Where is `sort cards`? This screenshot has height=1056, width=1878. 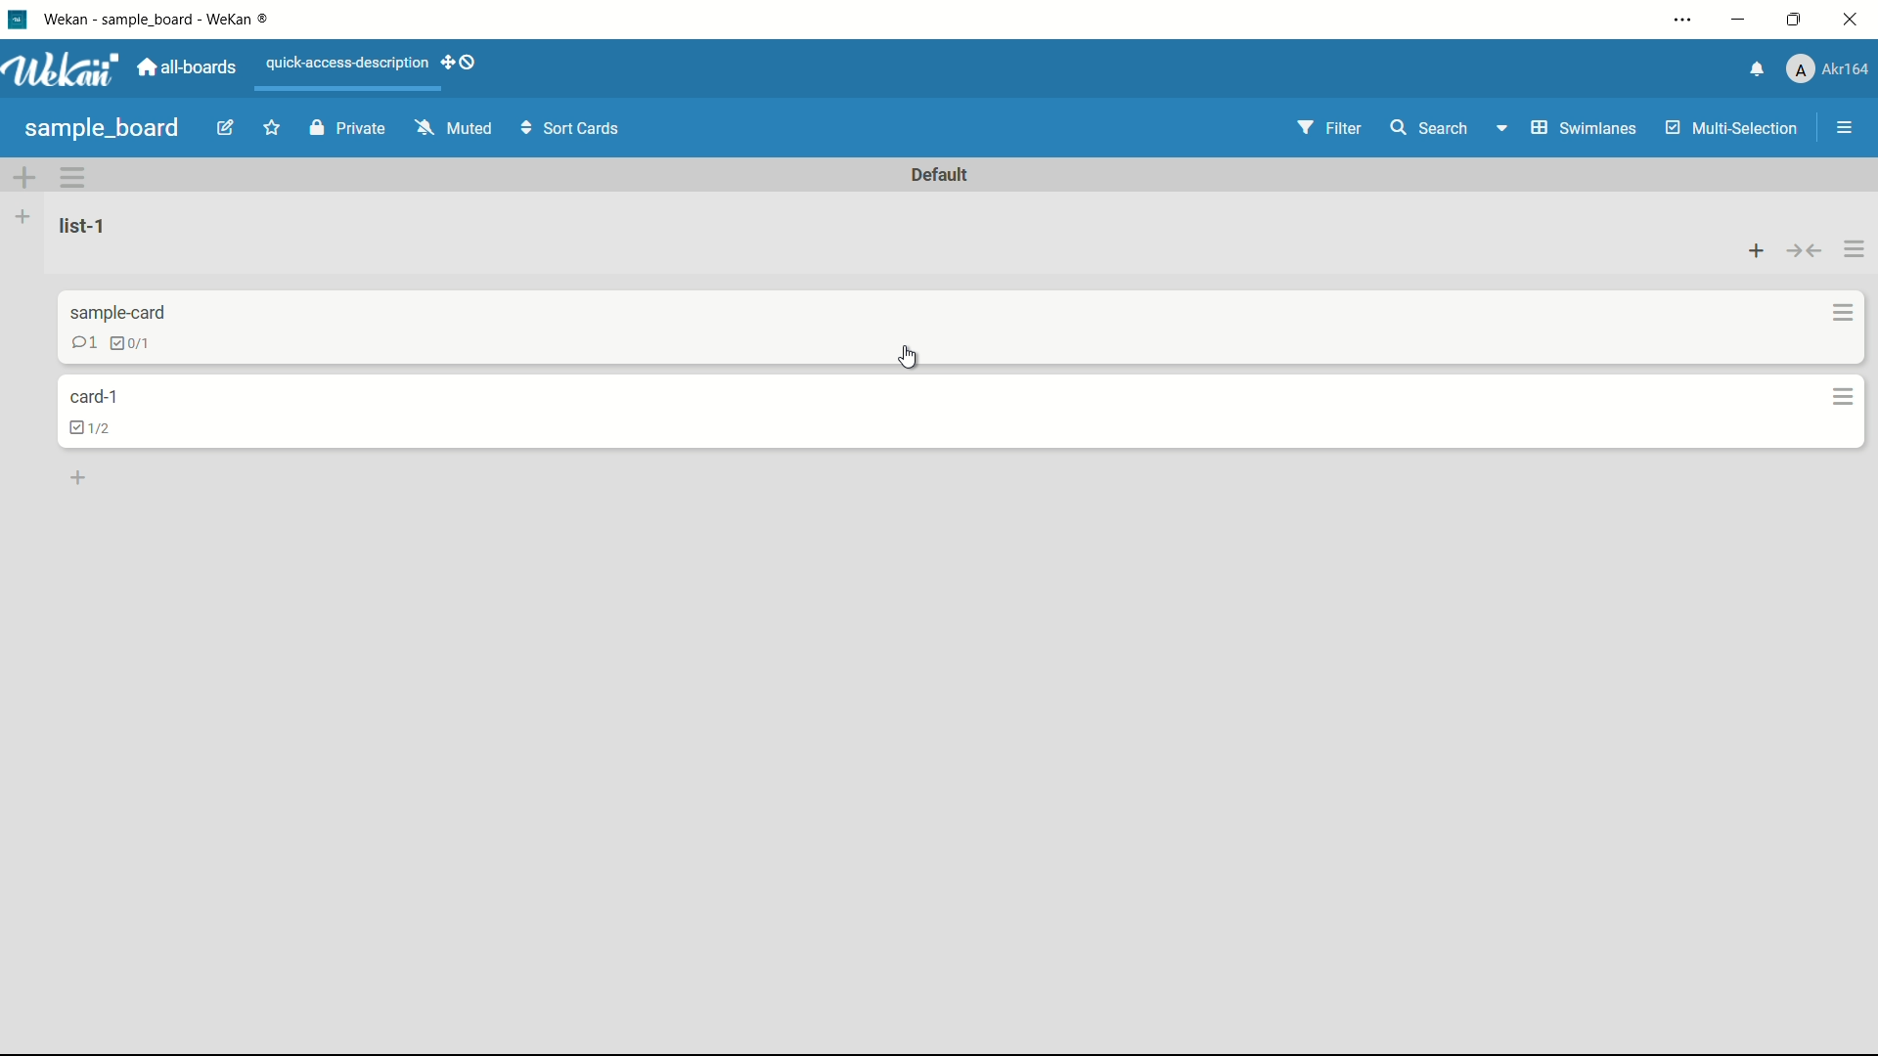
sort cards is located at coordinates (573, 128).